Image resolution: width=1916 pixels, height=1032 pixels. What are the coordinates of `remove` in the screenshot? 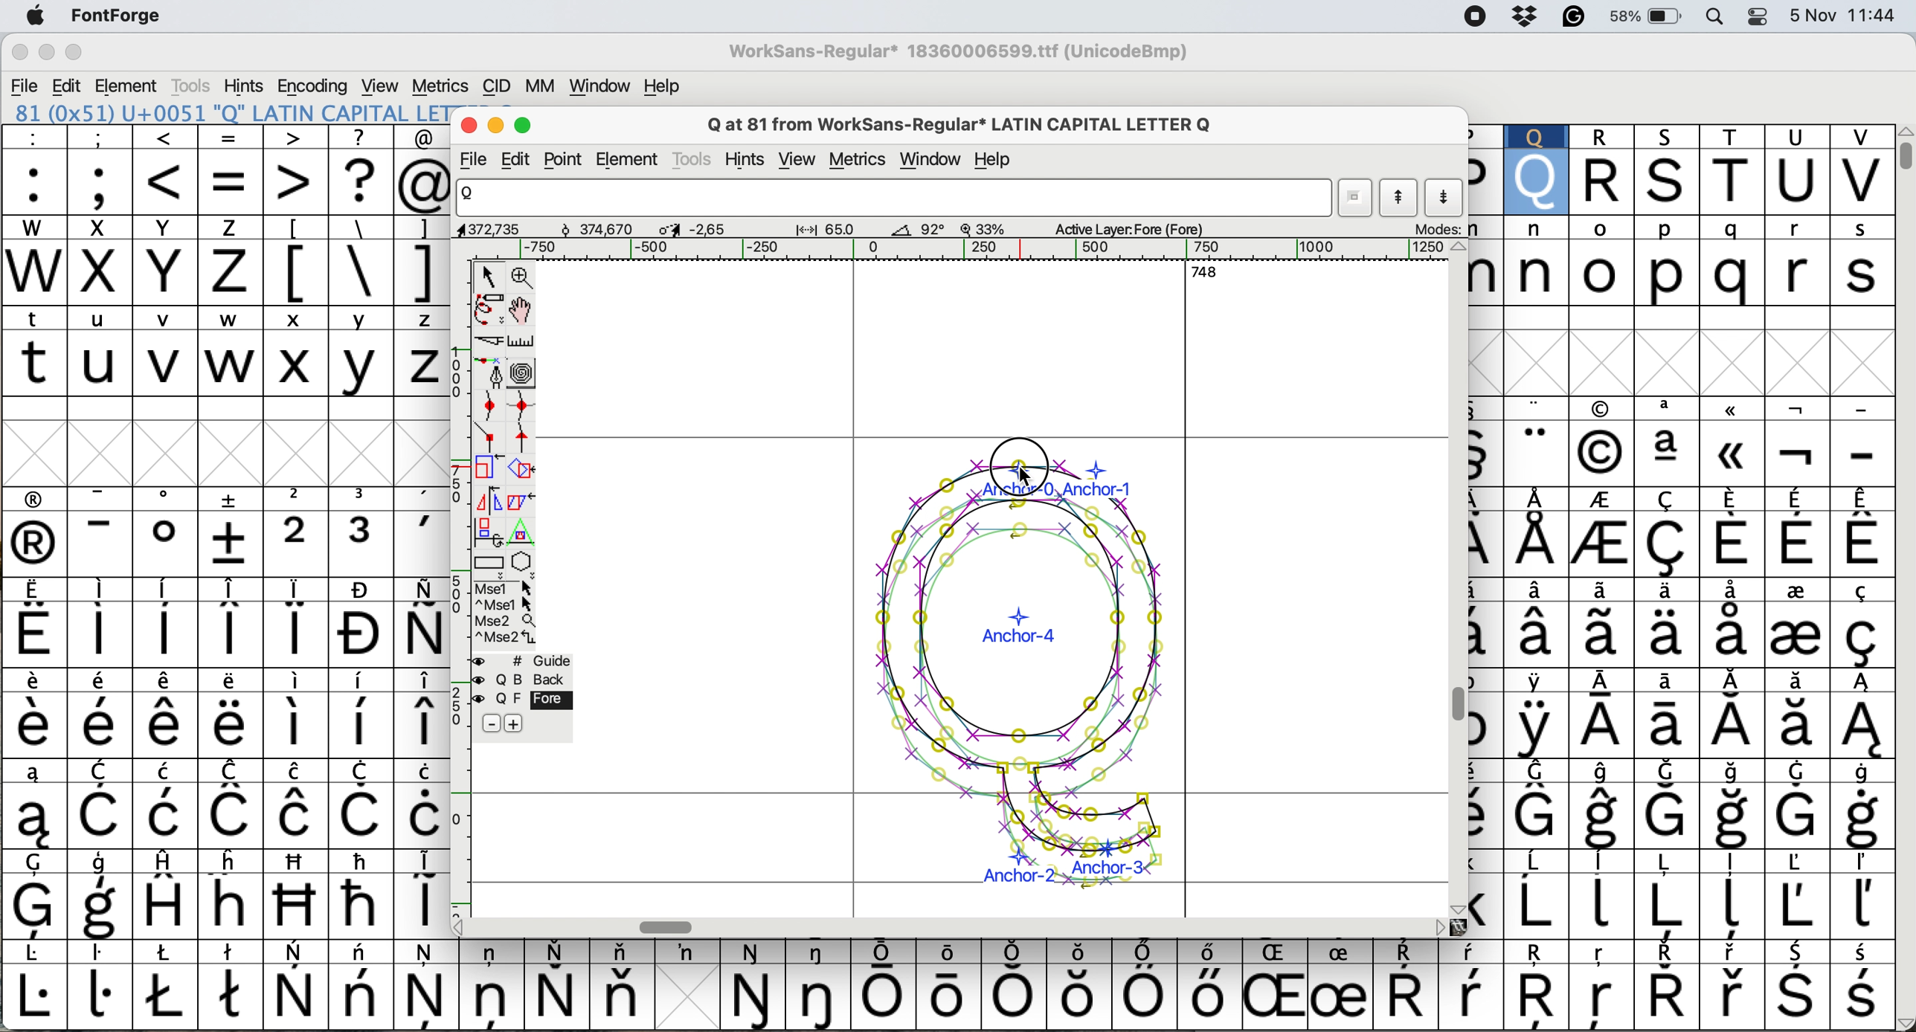 It's located at (489, 723).